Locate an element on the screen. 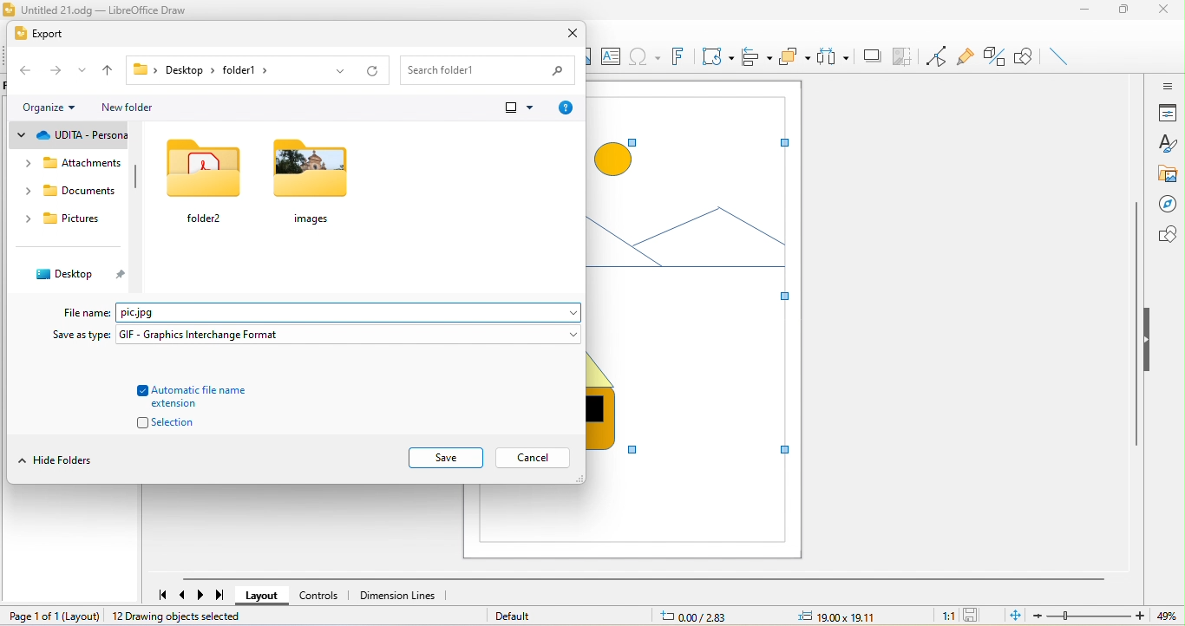 The image size is (1185, 626). 12 drawing objects selected is located at coordinates (180, 616).